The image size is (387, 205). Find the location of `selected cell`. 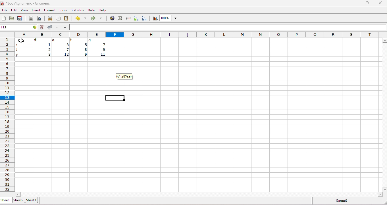

selected cell is located at coordinates (115, 98).